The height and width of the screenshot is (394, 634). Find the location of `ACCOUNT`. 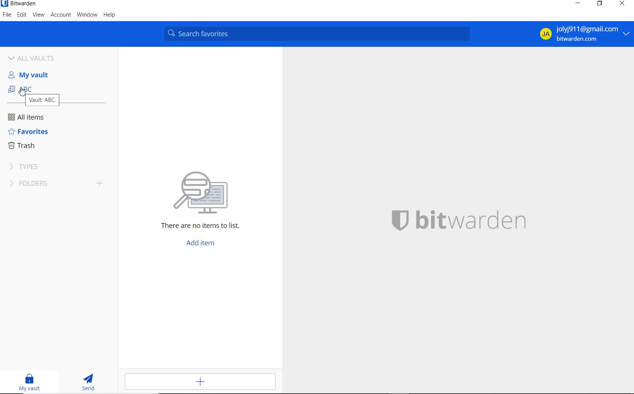

ACCOUNT is located at coordinates (62, 15).